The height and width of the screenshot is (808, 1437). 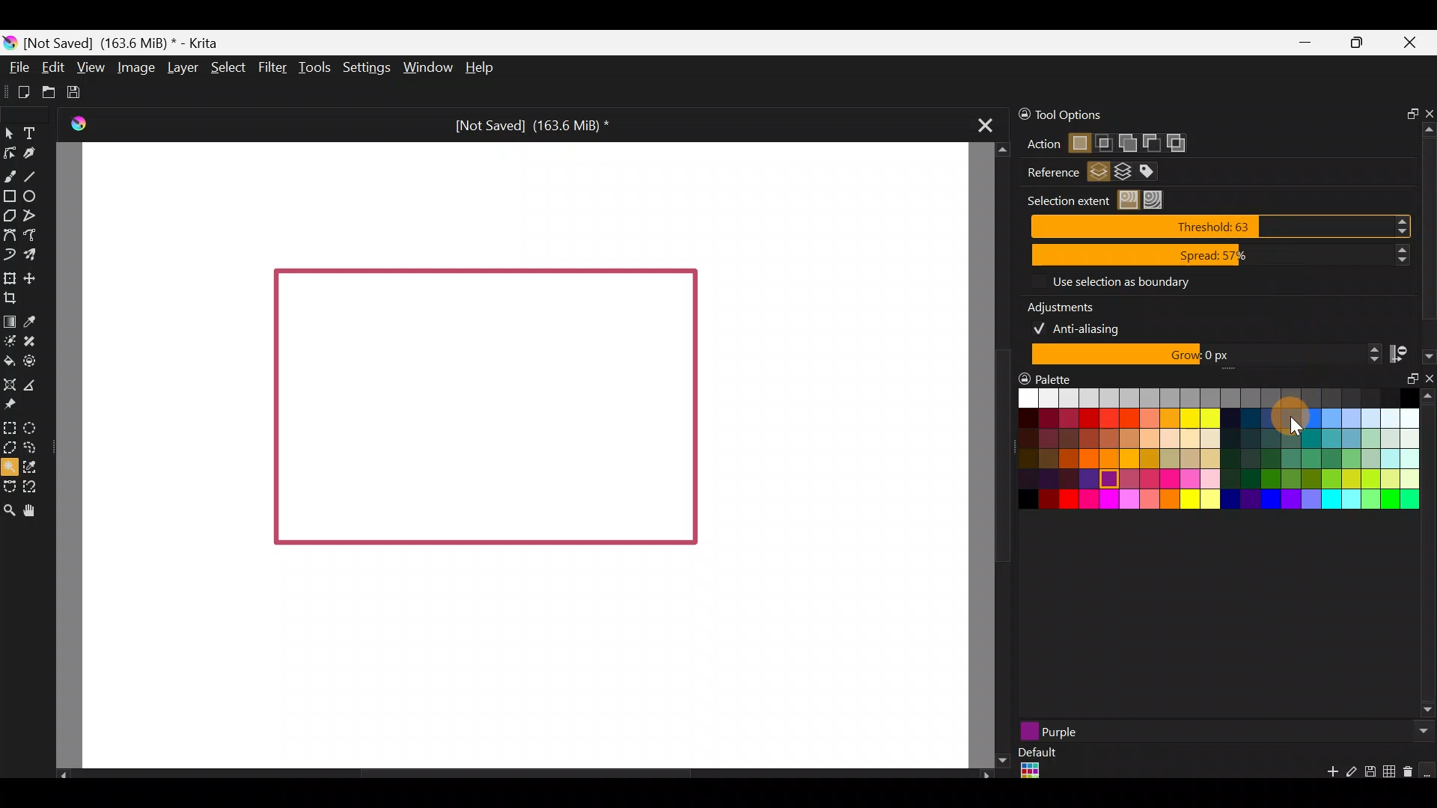 What do you see at coordinates (1415, 45) in the screenshot?
I see `Close` at bounding box center [1415, 45].